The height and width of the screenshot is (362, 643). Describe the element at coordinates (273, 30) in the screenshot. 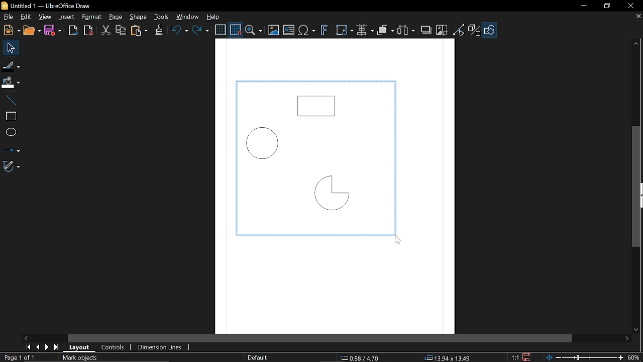

I see `Insert image` at that location.